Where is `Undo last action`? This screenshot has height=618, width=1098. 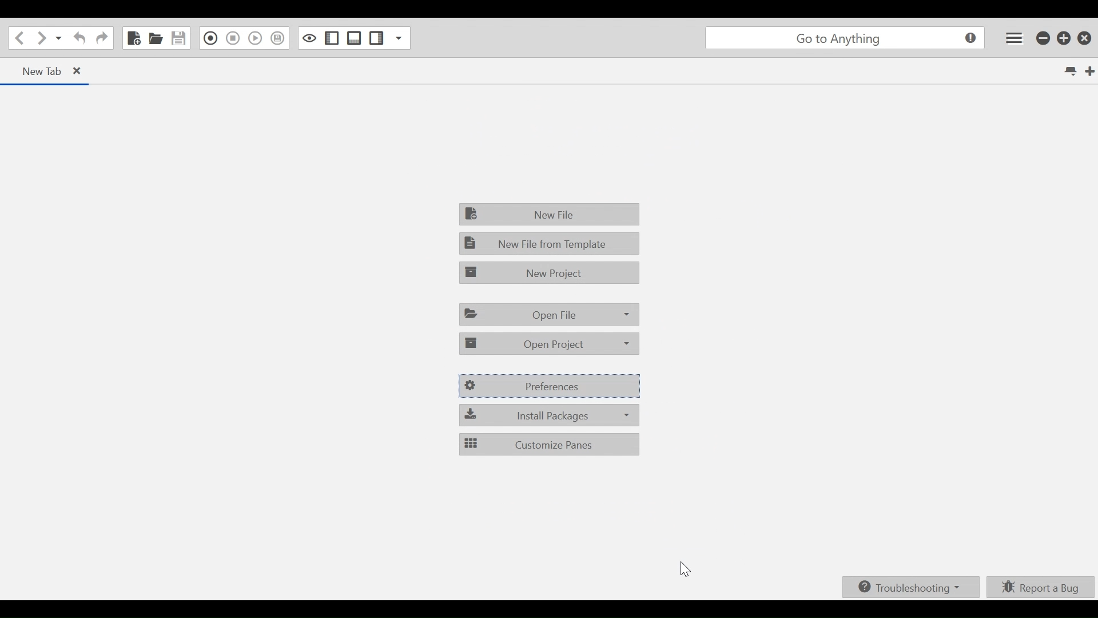 Undo last action is located at coordinates (78, 39).